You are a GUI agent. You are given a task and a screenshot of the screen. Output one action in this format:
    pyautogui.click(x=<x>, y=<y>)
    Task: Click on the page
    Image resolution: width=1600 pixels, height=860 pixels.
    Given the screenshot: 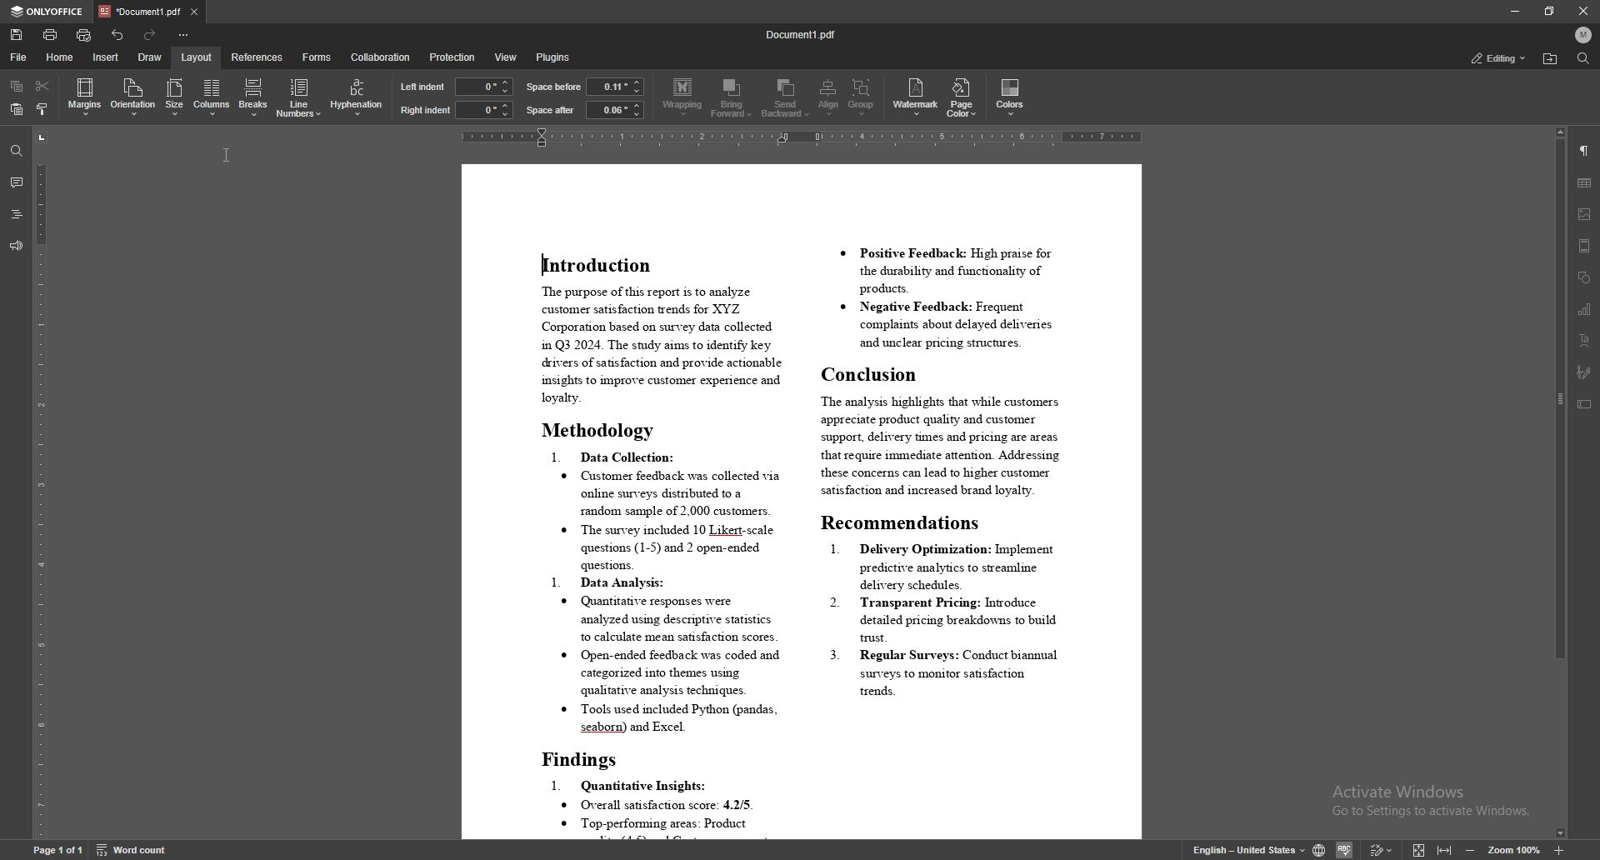 What is the action you would take?
    pyautogui.click(x=57, y=850)
    